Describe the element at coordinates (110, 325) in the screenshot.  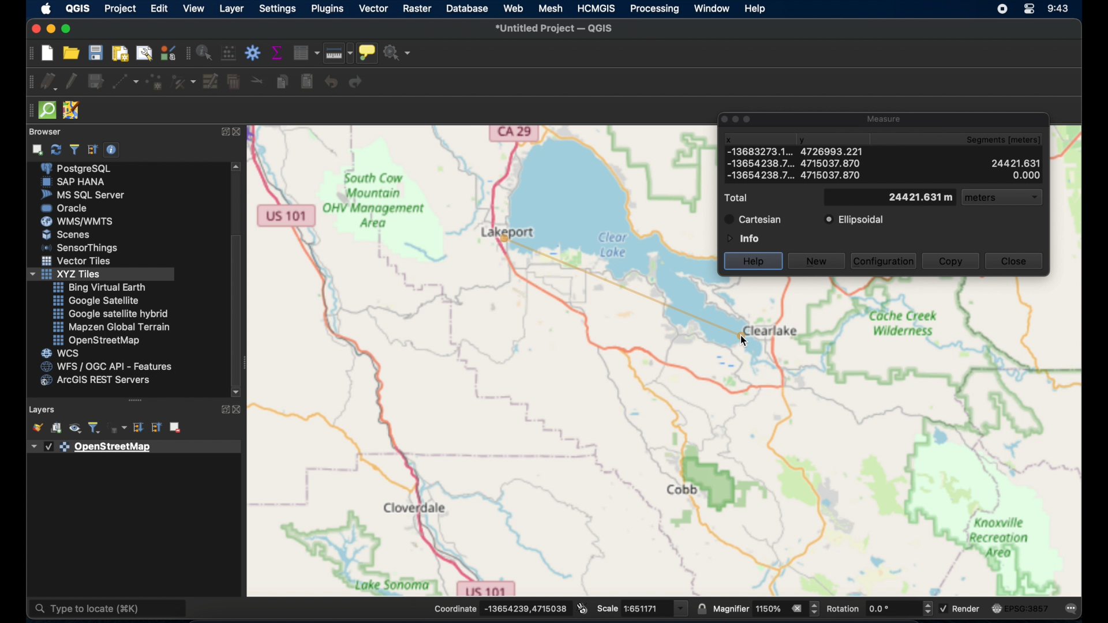
I see `mapzen global. terrain` at that location.